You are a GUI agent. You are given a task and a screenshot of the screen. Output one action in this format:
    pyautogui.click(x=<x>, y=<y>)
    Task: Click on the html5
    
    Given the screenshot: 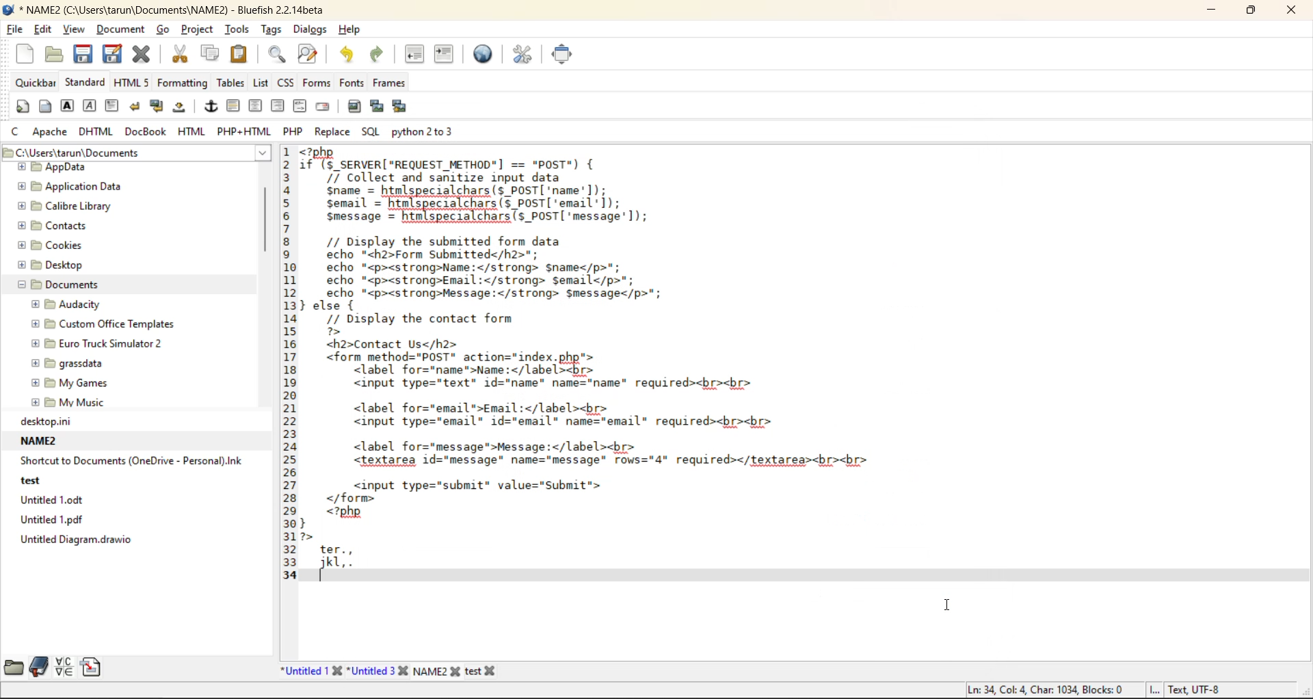 What is the action you would take?
    pyautogui.click(x=132, y=83)
    